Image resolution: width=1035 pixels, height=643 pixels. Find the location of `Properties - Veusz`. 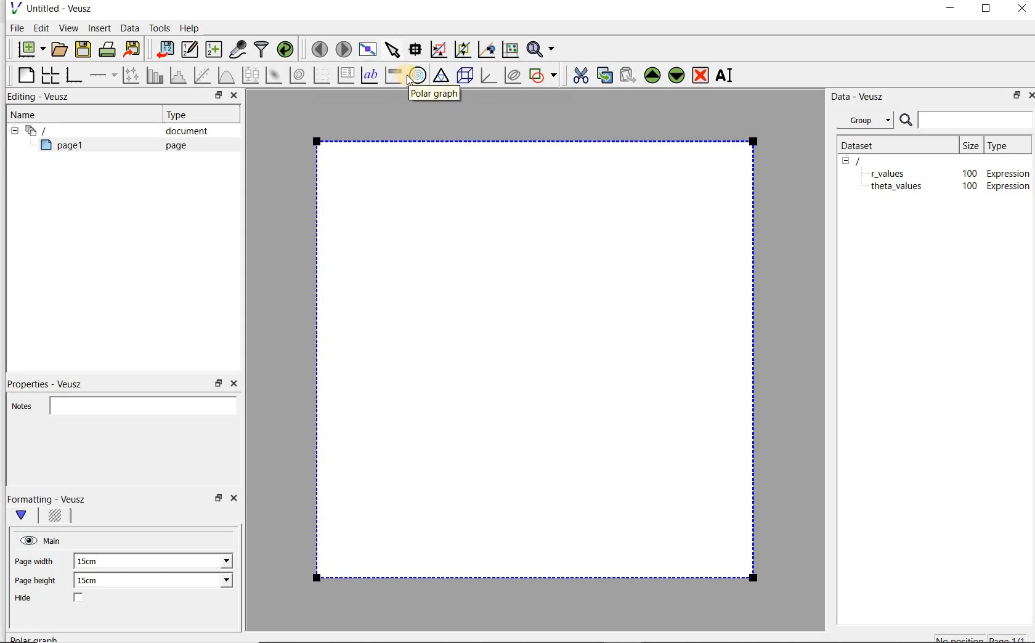

Properties - Veusz is located at coordinates (51, 382).